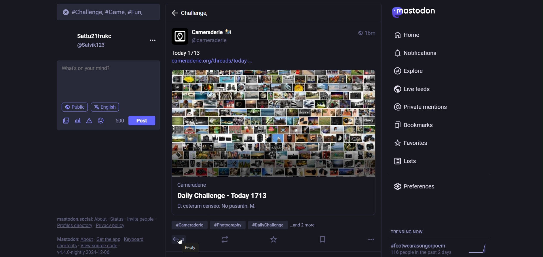 This screenshot has width=543, height=257. Describe the element at coordinates (73, 218) in the screenshot. I see `mastodon social` at that location.